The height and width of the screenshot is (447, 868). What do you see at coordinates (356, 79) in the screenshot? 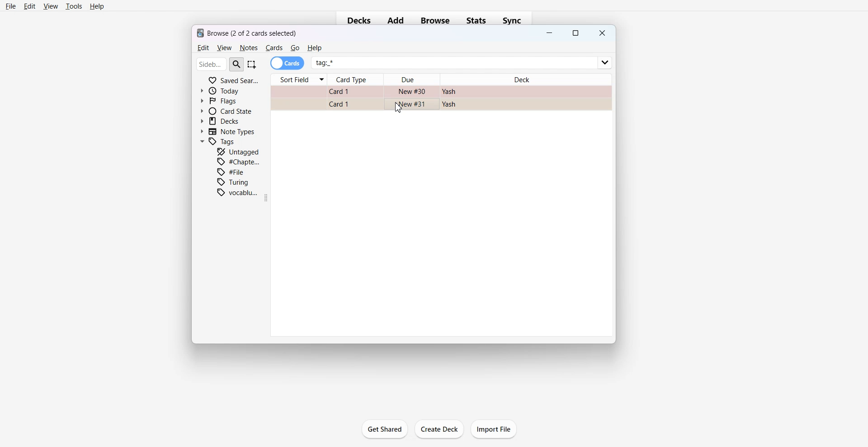
I see `Card Type` at bounding box center [356, 79].